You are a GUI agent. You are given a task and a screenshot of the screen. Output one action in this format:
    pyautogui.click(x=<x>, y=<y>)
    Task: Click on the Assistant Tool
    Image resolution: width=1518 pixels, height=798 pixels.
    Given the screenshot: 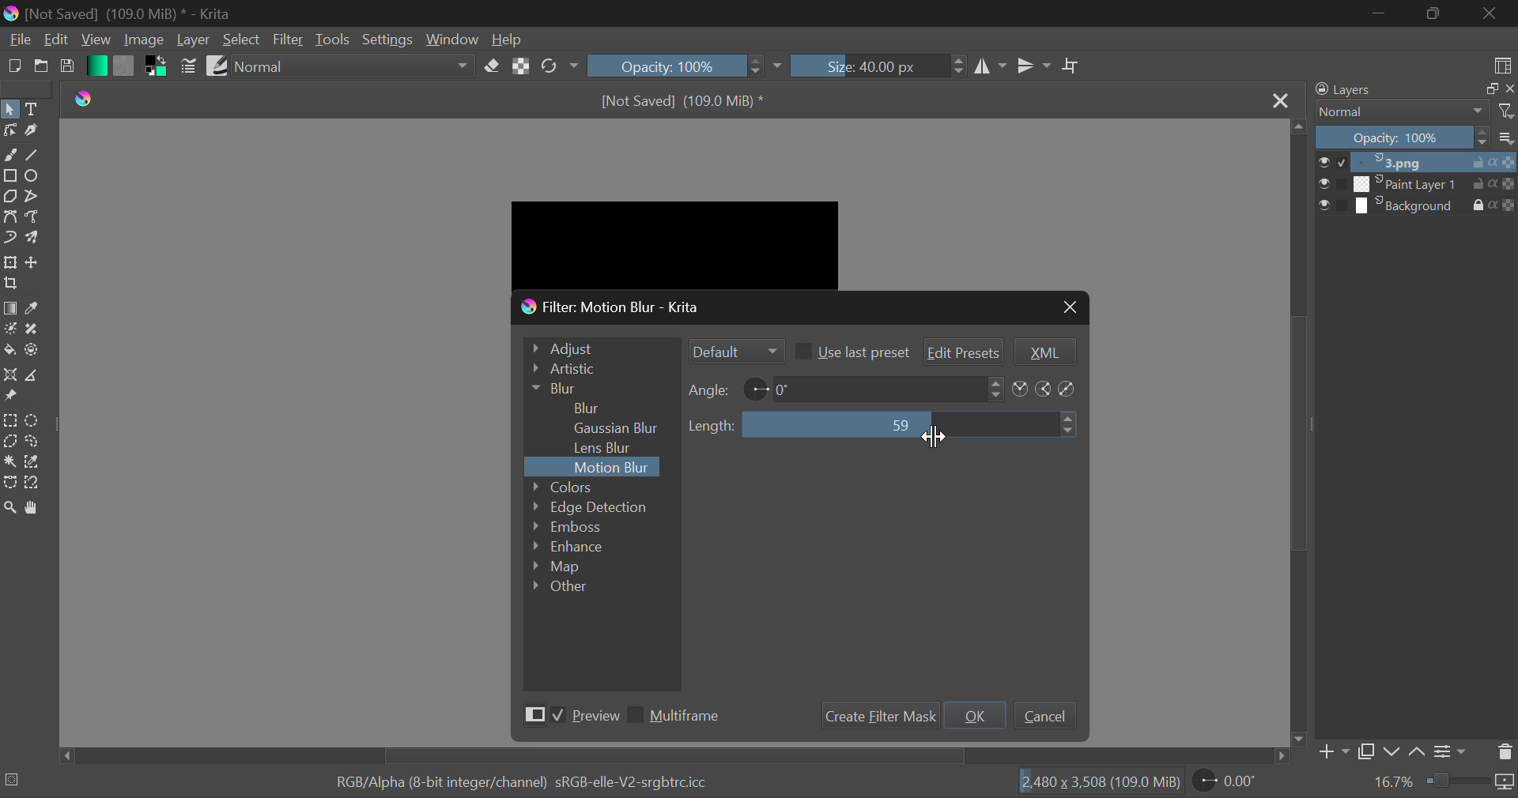 What is the action you would take?
    pyautogui.click(x=9, y=375)
    